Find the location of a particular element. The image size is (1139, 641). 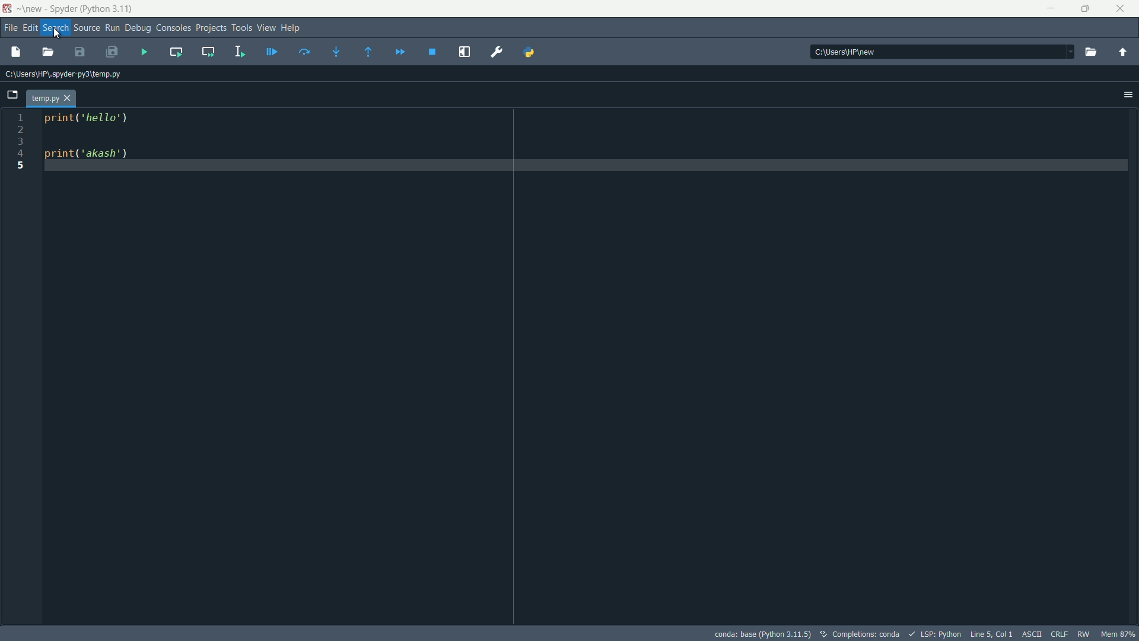

run current line is located at coordinates (304, 53).